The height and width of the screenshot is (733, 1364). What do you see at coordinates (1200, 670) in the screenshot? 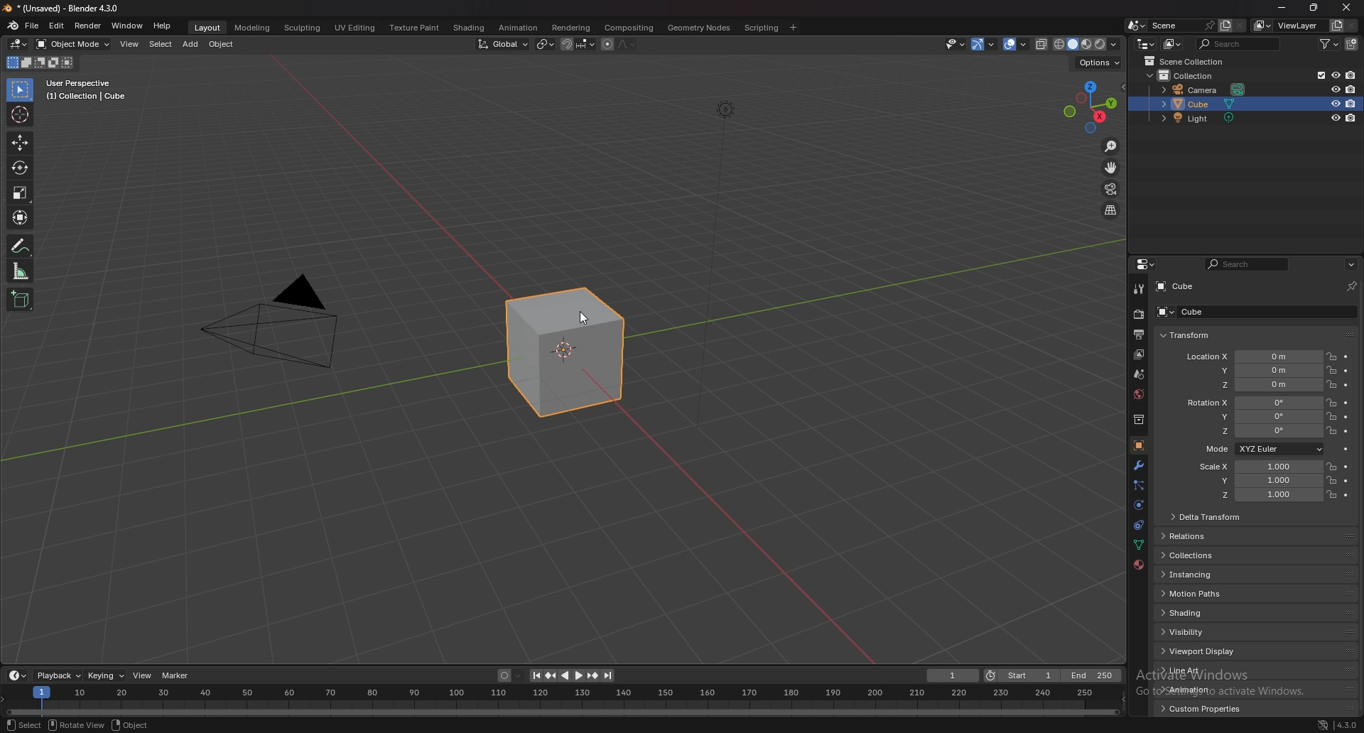
I see `line art` at bounding box center [1200, 670].